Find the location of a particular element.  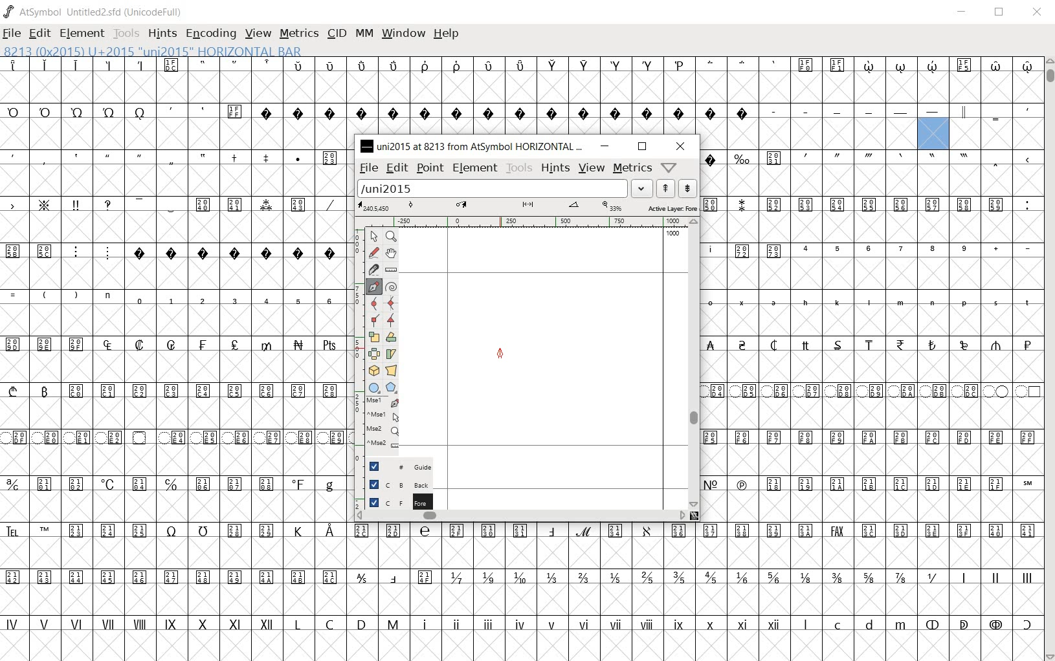

tools is located at coordinates (519, 168).